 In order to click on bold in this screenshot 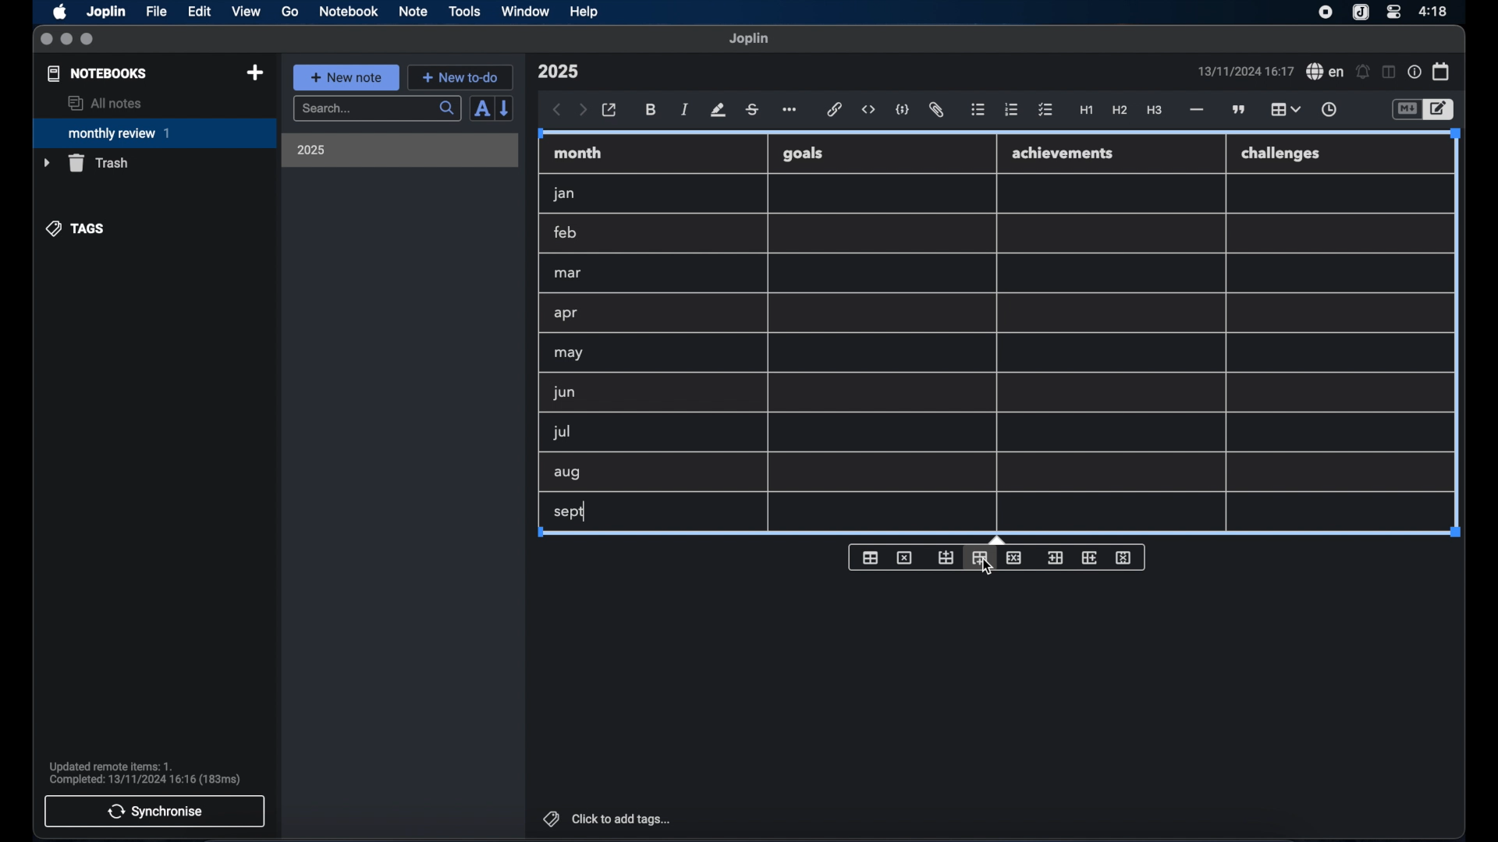, I will do `click(652, 110)`.